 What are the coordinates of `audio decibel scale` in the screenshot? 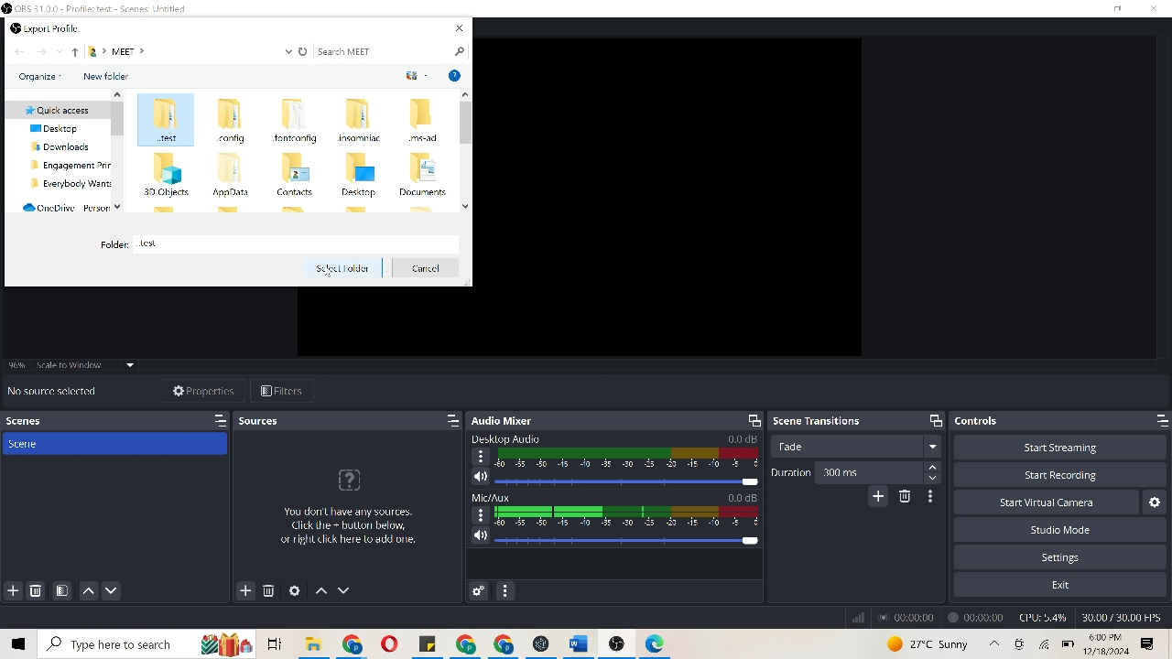 It's located at (626, 459).